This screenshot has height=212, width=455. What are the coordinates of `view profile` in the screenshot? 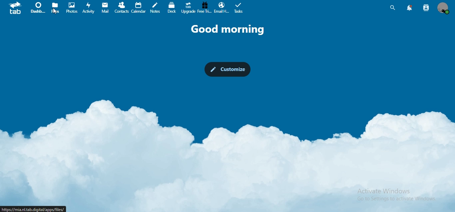 It's located at (442, 8).